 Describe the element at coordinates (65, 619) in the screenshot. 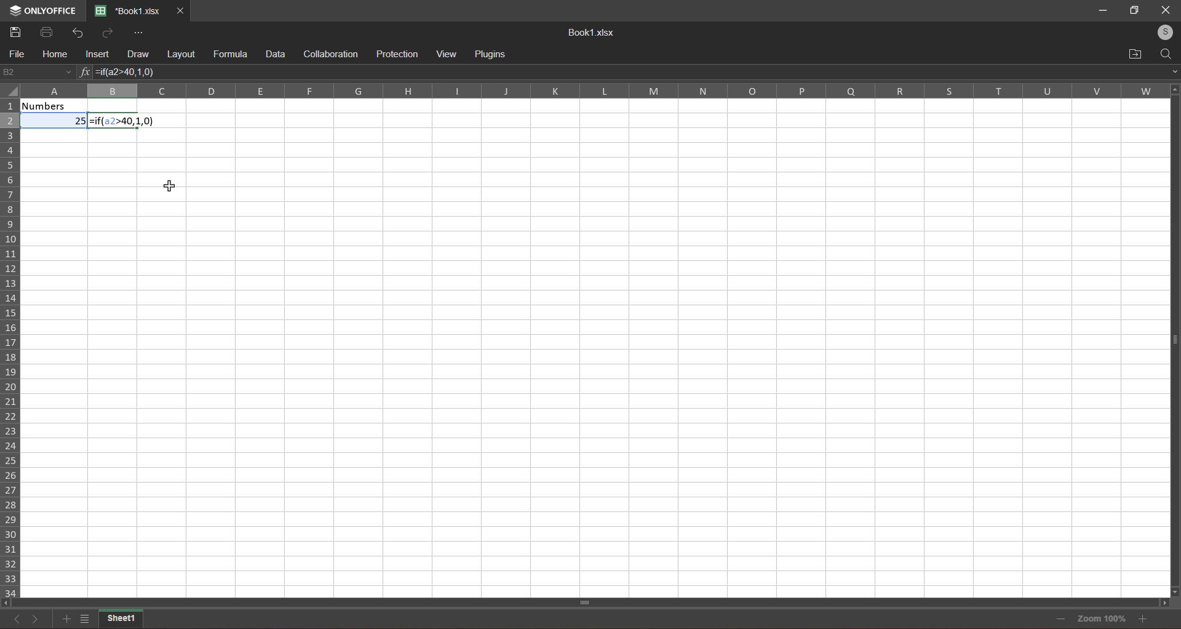

I see `add sheet` at that location.